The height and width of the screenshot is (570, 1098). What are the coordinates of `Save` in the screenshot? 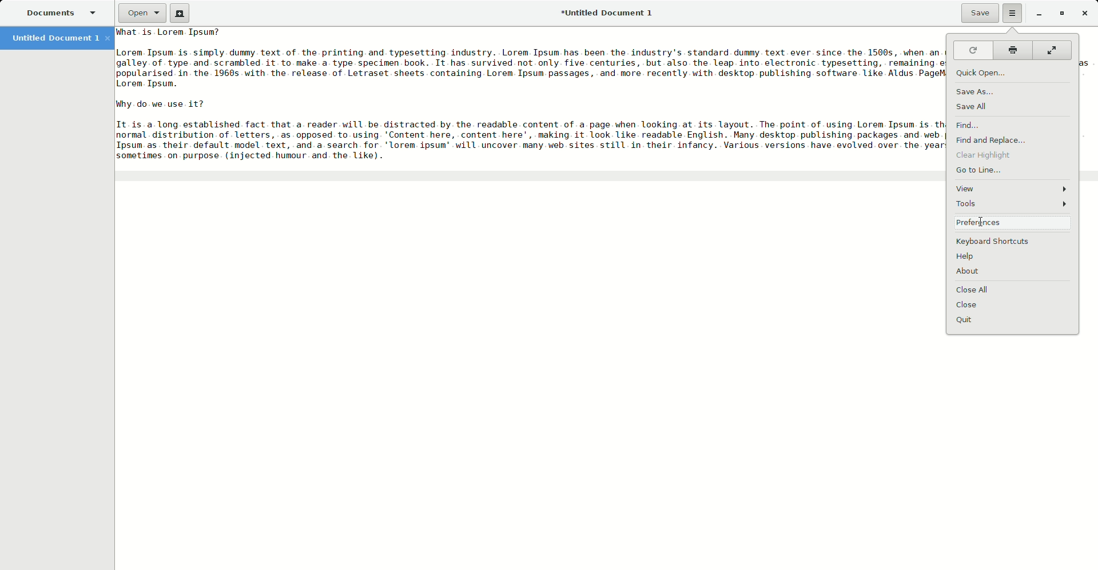 It's located at (977, 13).